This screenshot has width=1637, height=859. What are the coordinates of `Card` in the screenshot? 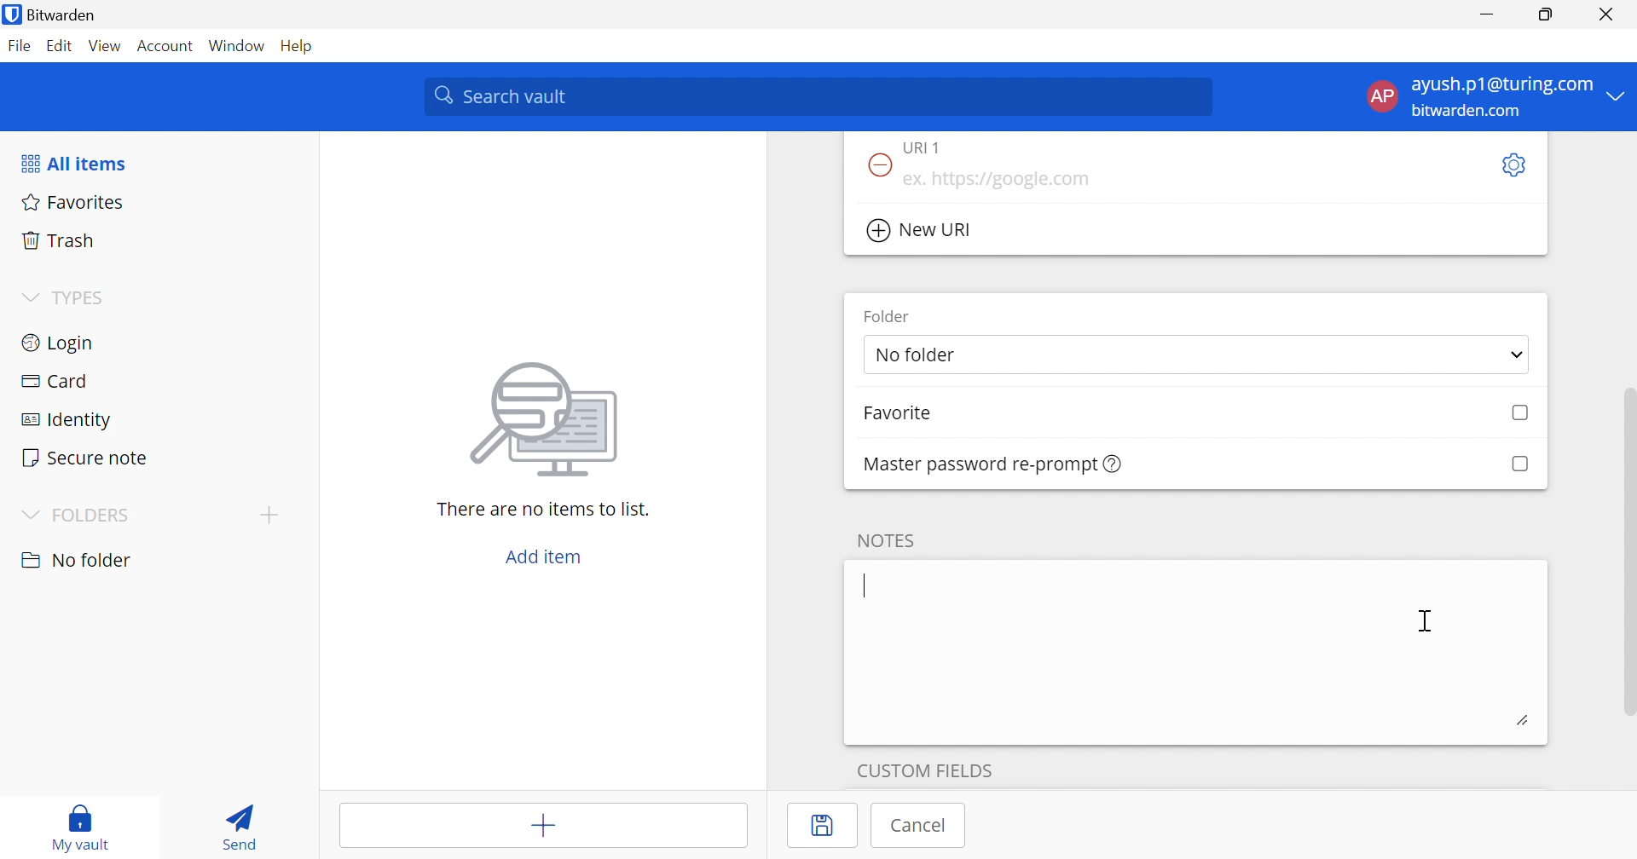 It's located at (54, 381).